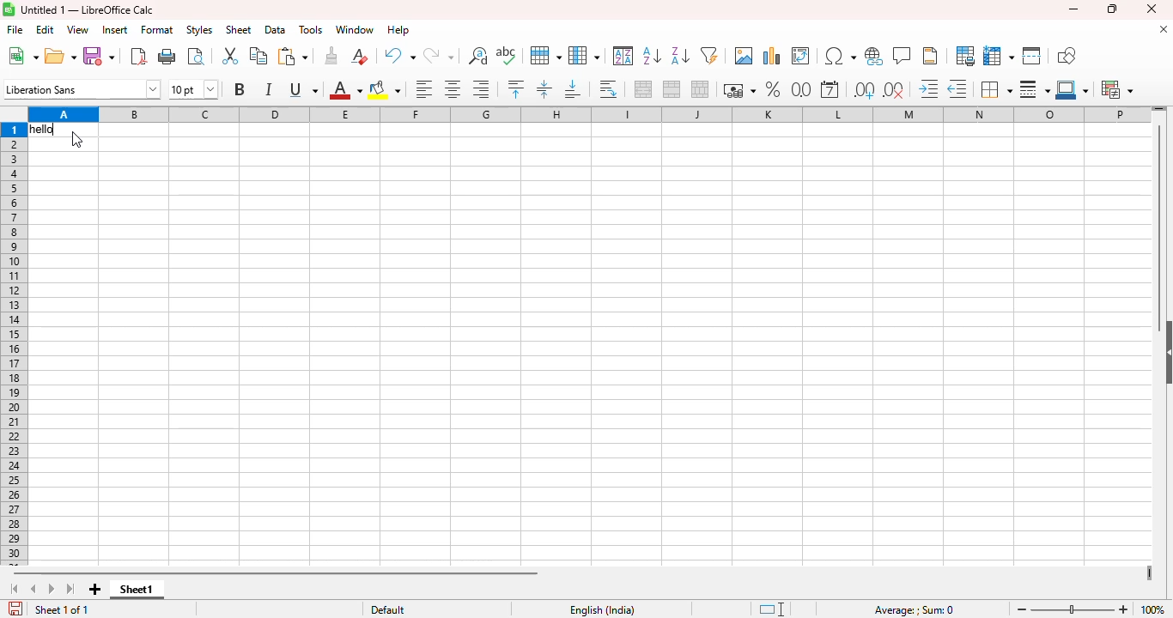 This screenshot has height=618, width=1173. Describe the element at coordinates (545, 55) in the screenshot. I see `row` at that location.